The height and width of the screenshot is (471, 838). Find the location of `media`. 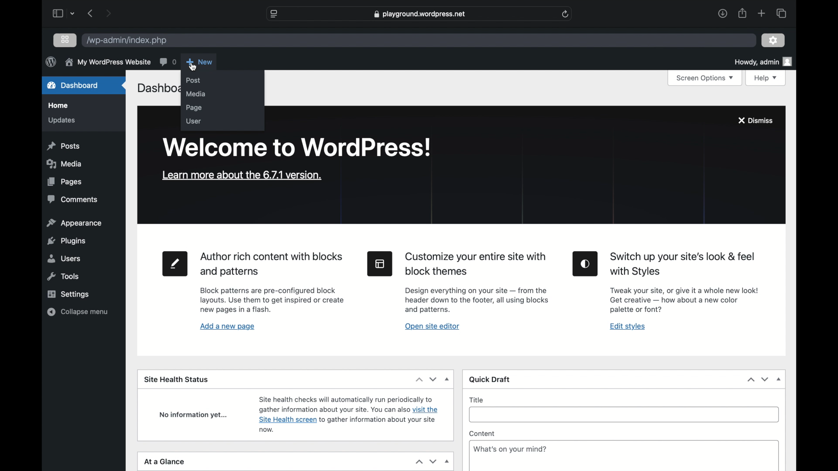

media is located at coordinates (196, 94).